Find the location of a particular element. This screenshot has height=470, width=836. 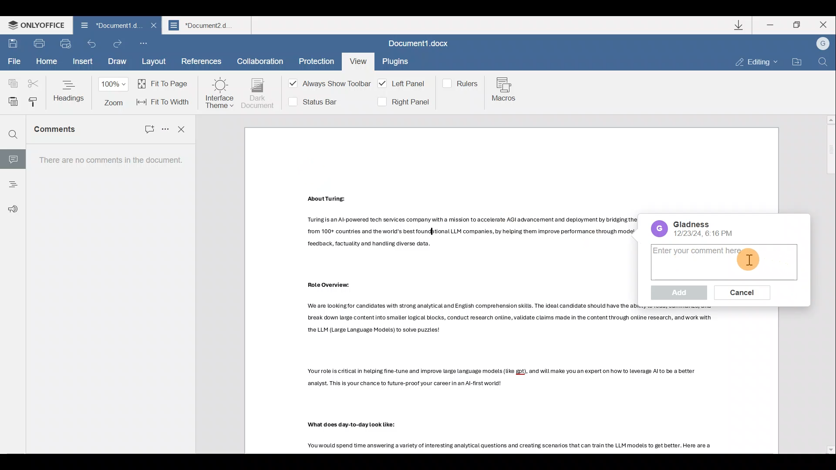

Open file location is located at coordinates (796, 62).